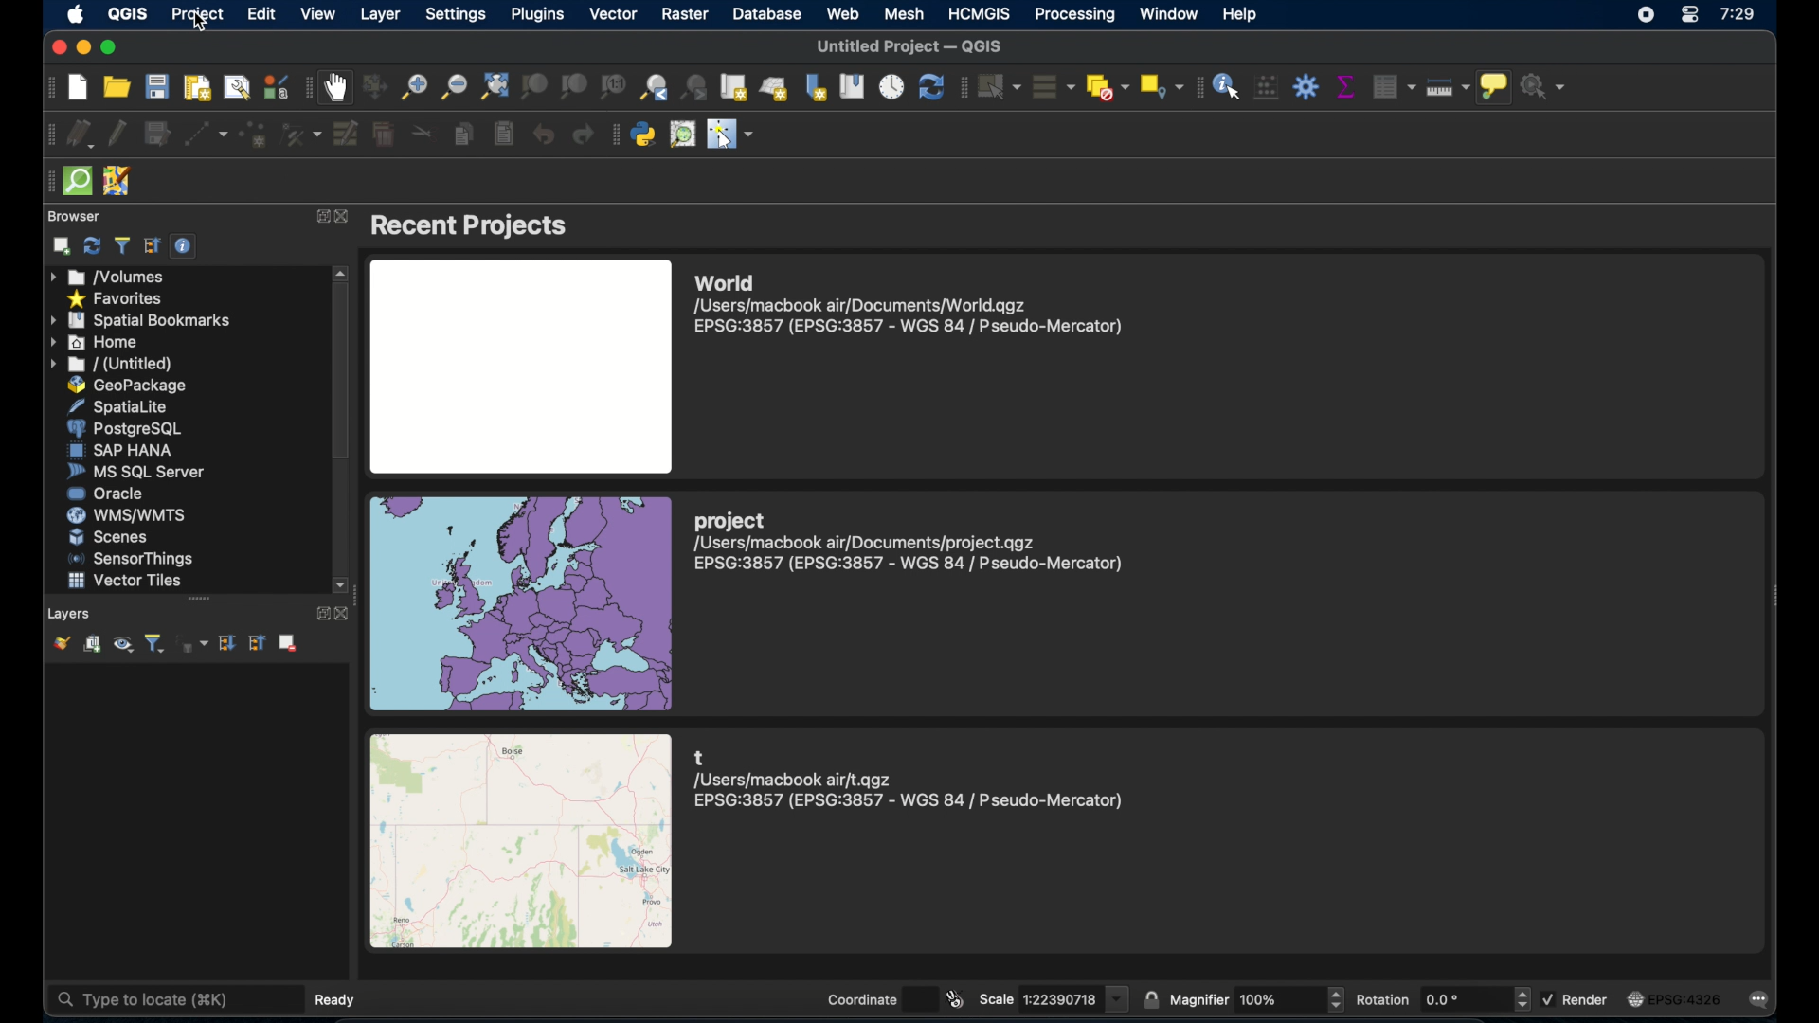 The width and height of the screenshot is (1819, 1023). What do you see at coordinates (300, 135) in the screenshot?
I see `vertex tool` at bounding box center [300, 135].